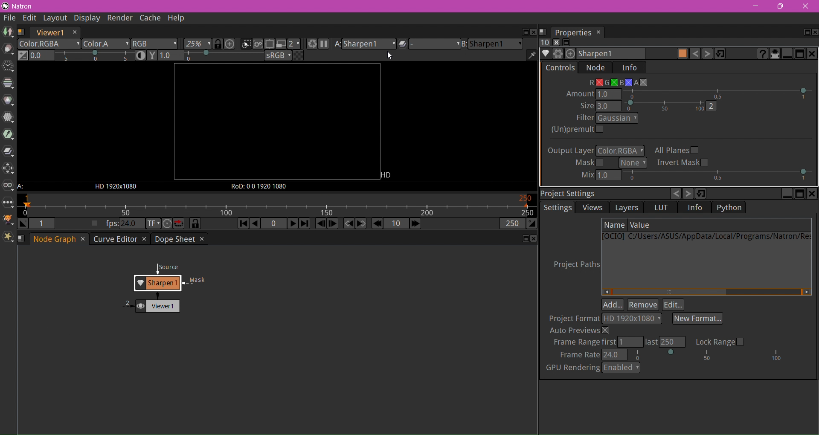 This screenshot has width=819, height=435. What do you see at coordinates (592, 207) in the screenshot?
I see `Views` at bounding box center [592, 207].